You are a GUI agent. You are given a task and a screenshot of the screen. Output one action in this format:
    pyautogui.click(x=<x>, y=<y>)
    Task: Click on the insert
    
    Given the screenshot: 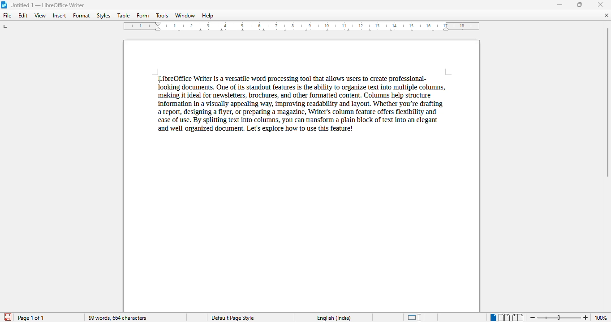 What is the action you would take?
    pyautogui.click(x=60, y=16)
    